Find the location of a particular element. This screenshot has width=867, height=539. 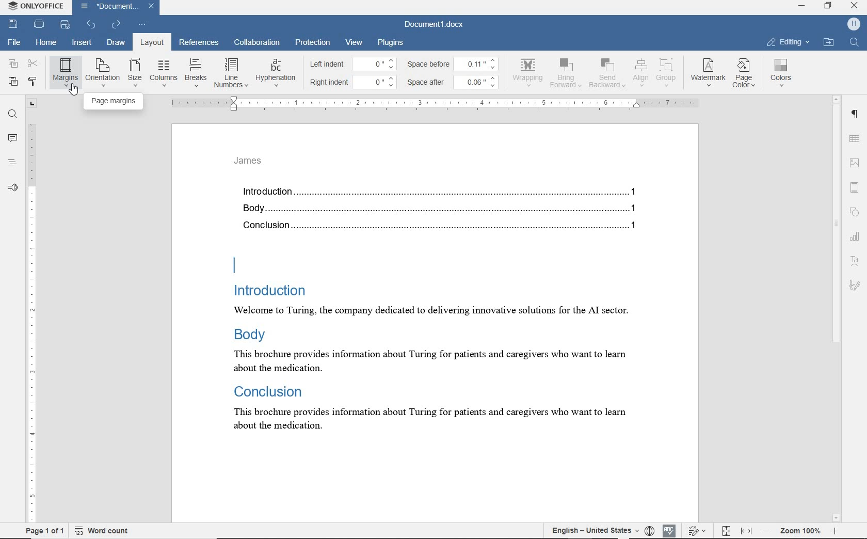

home is located at coordinates (44, 43).